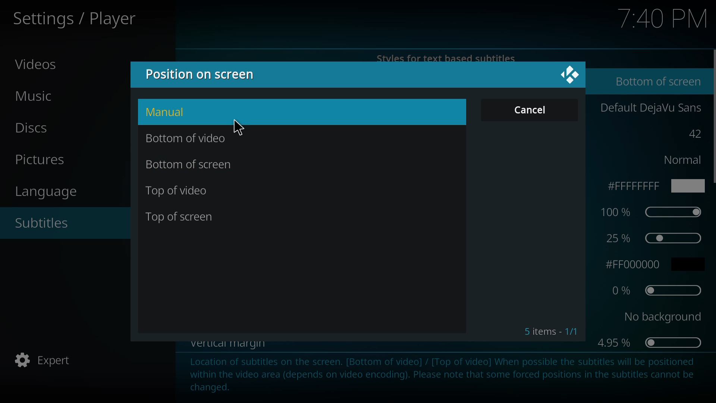  I want to click on cancel, so click(536, 110).